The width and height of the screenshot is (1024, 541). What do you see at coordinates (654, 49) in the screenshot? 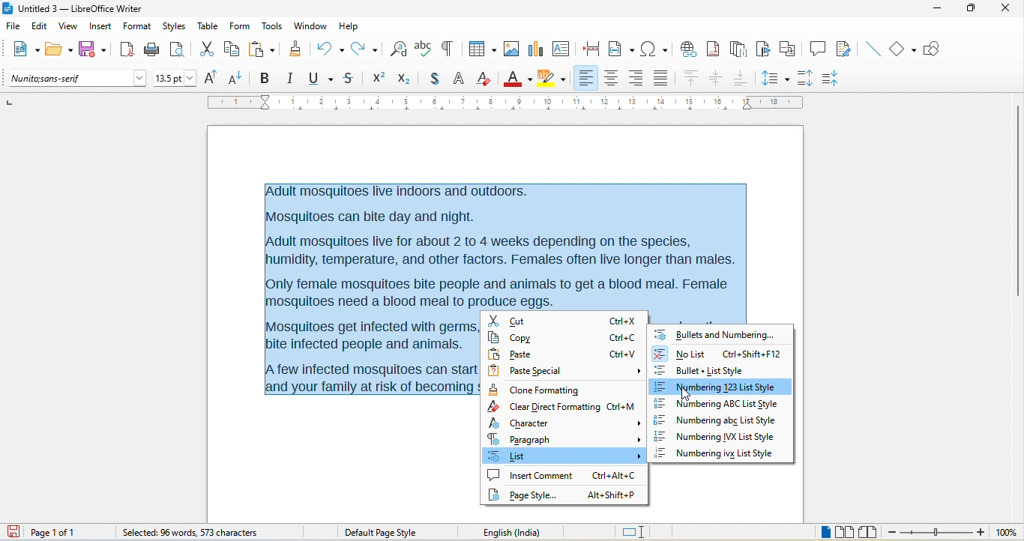
I see `special character` at bounding box center [654, 49].